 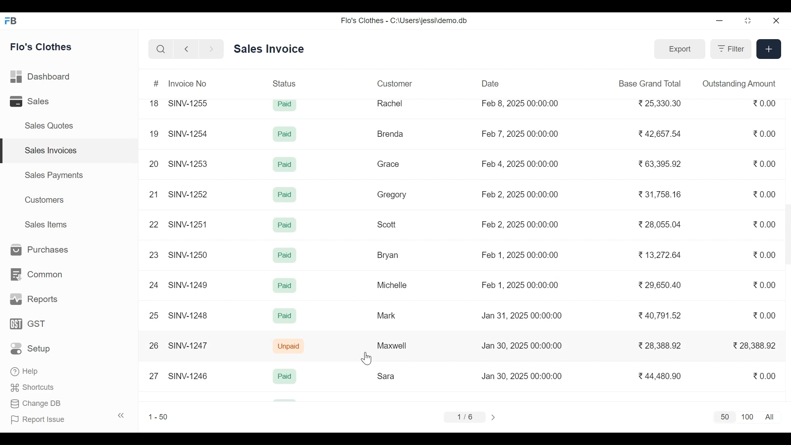 I want to click on SINV-1248, so click(x=189, y=314).